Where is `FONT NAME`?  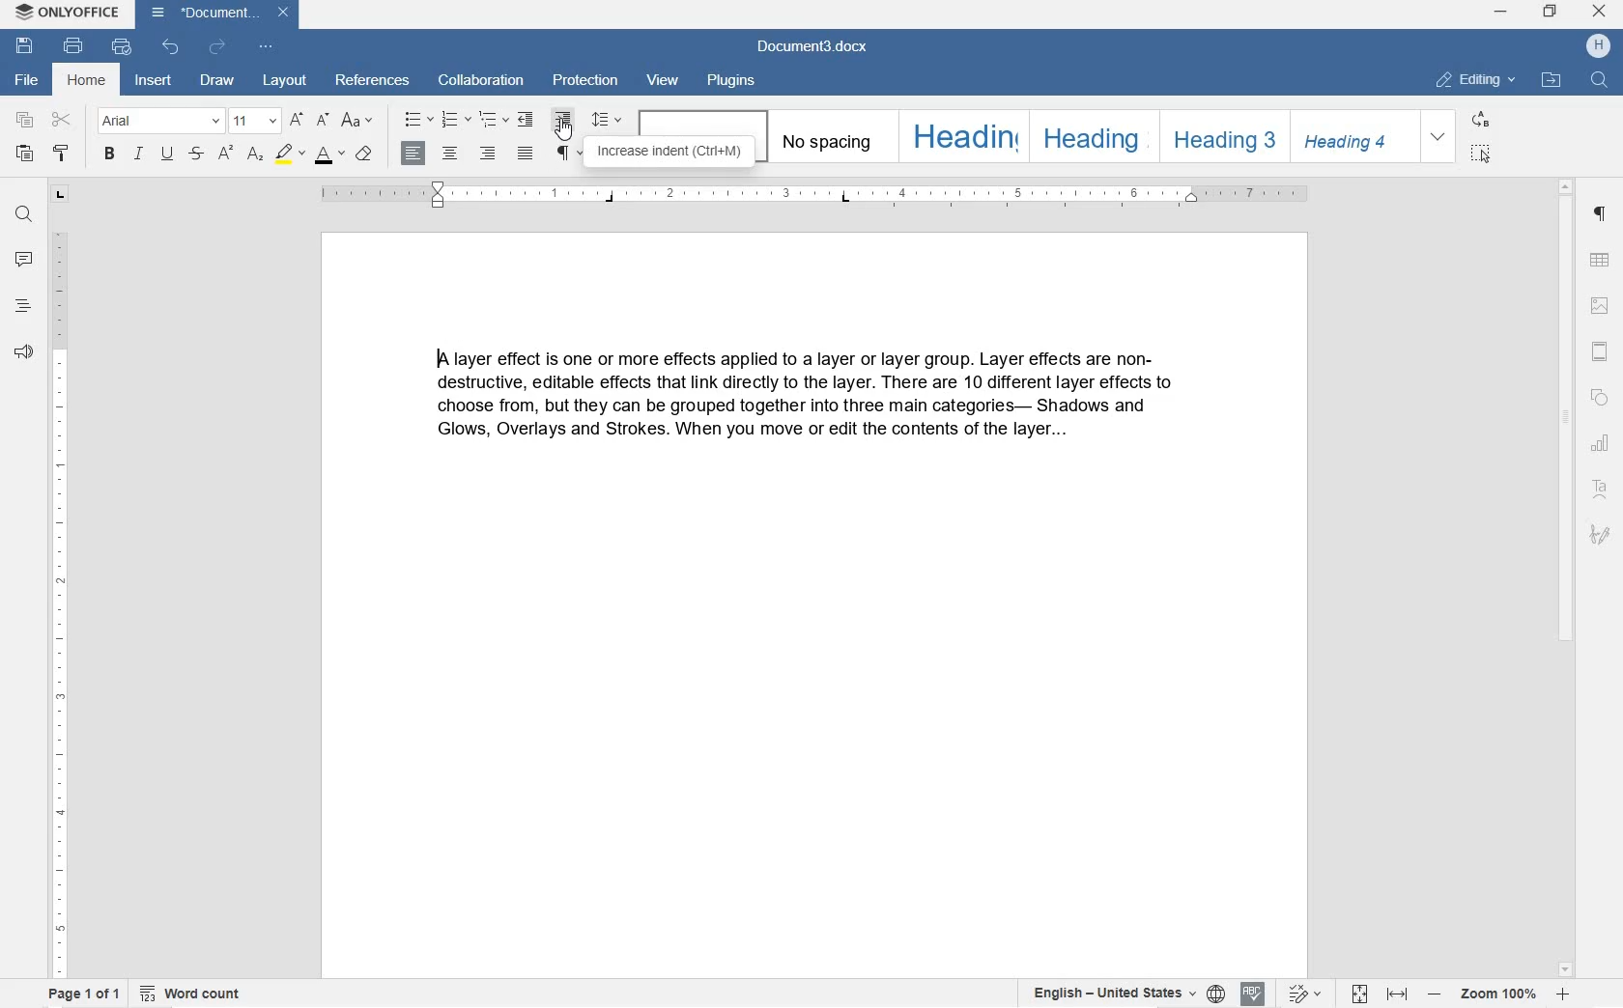
FONT NAME is located at coordinates (161, 121).